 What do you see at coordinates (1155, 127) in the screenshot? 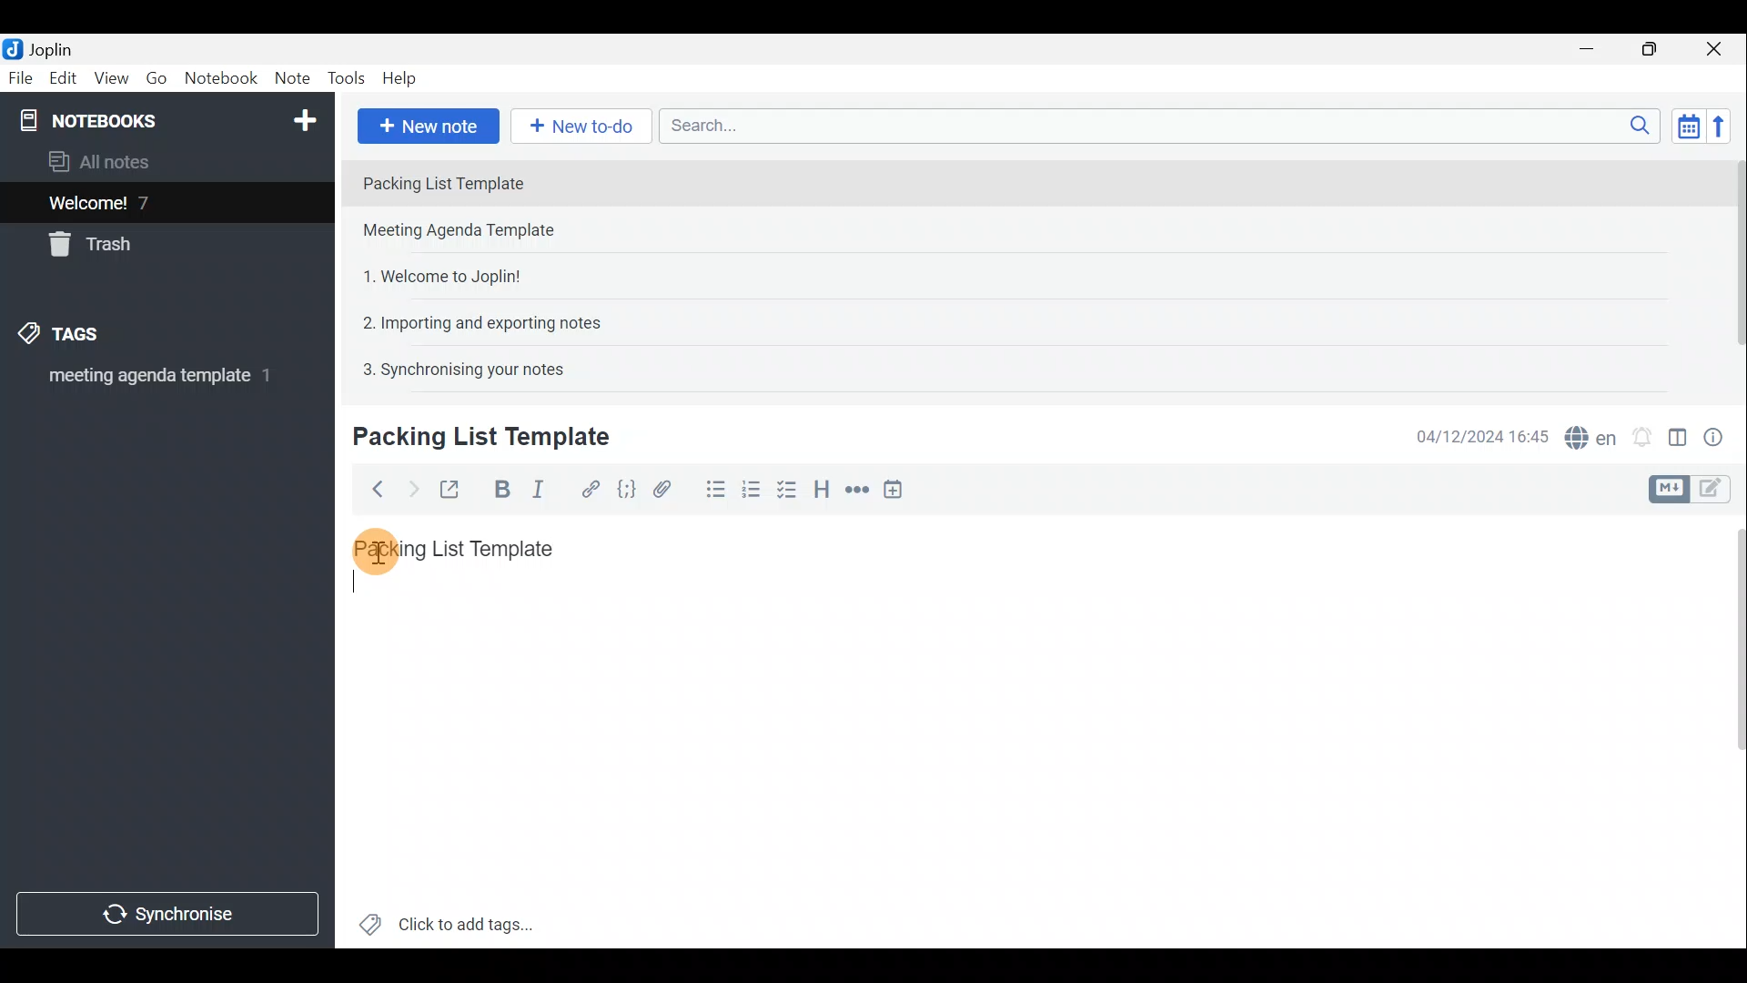
I see `Search bar` at bounding box center [1155, 127].